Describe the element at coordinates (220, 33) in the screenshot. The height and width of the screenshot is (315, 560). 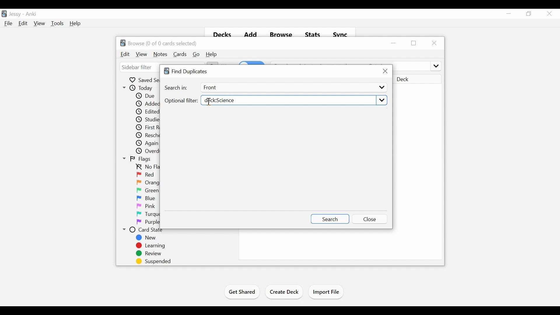
I see `Decks` at that location.